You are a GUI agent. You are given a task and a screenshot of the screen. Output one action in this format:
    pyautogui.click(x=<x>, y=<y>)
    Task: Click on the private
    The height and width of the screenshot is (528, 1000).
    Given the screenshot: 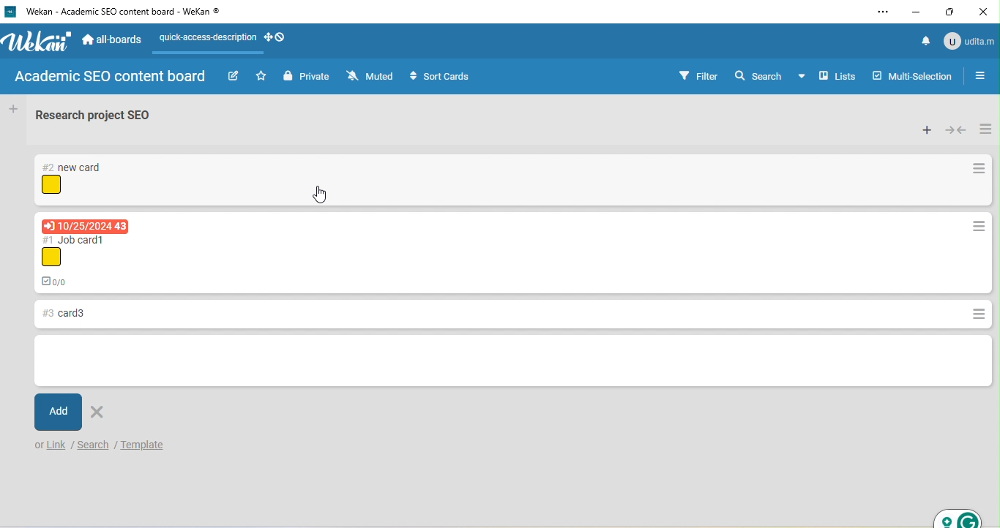 What is the action you would take?
    pyautogui.click(x=307, y=78)
    